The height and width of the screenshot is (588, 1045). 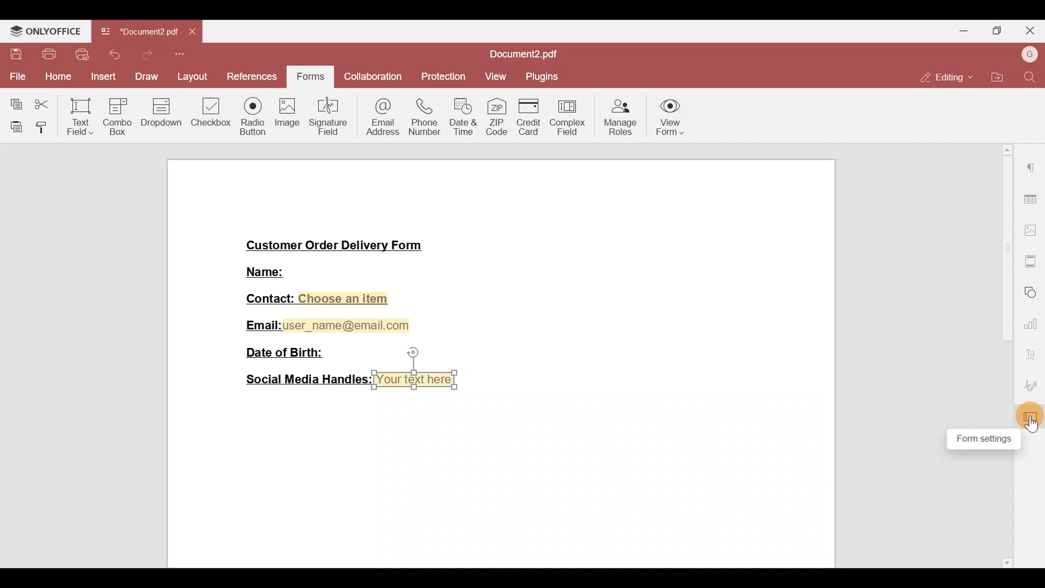 What do you see at coordinates (263, 273) in the screenshot?
I see `Name:` at bounding box center [263, 273].